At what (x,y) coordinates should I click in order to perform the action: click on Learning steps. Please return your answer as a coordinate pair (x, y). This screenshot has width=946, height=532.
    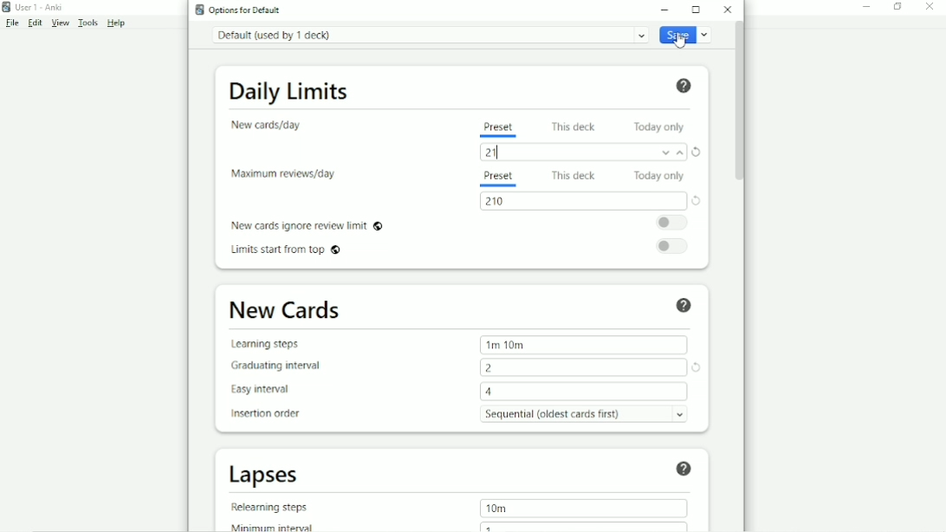
    Looking at the image, I should click on (269, 346).